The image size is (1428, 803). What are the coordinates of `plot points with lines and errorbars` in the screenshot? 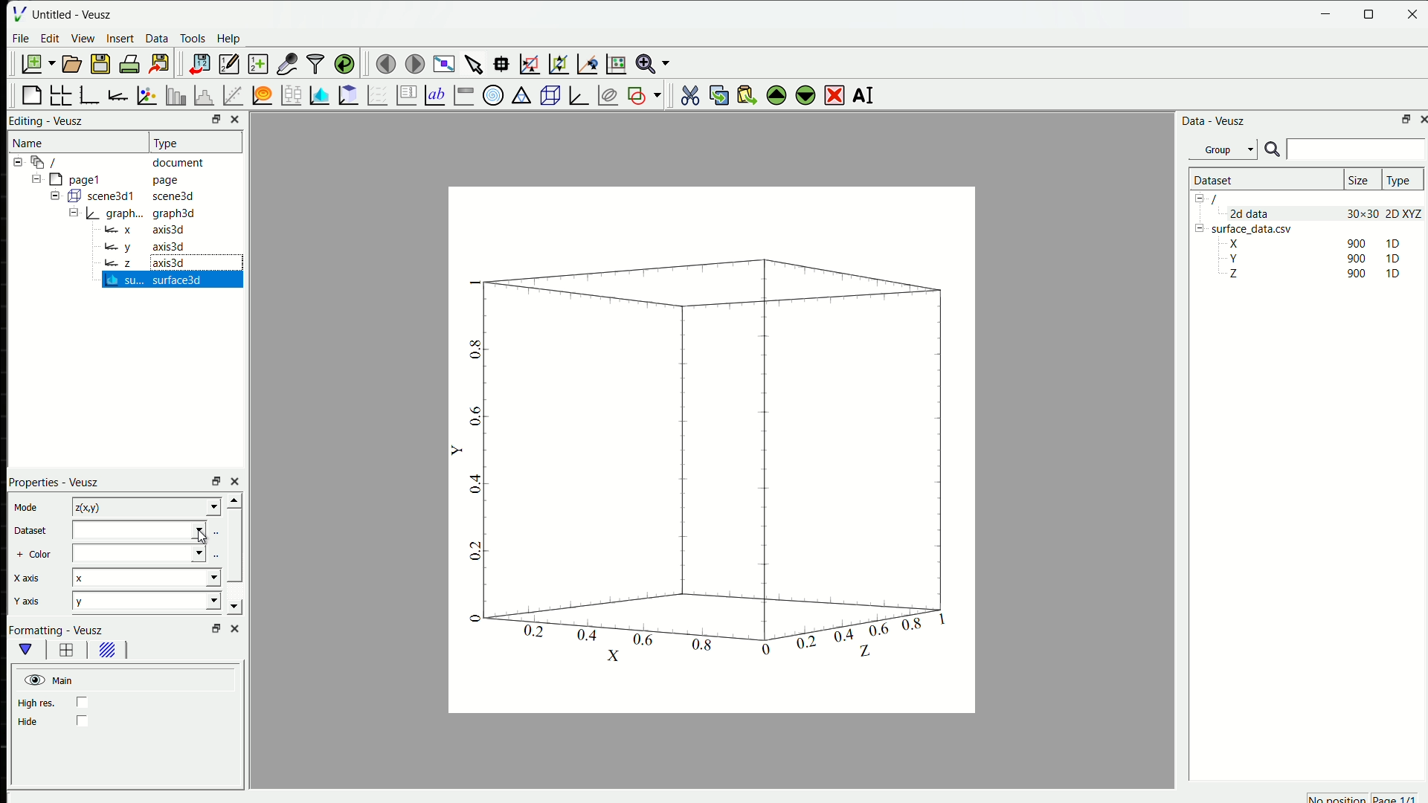 It's located at (149, 95).